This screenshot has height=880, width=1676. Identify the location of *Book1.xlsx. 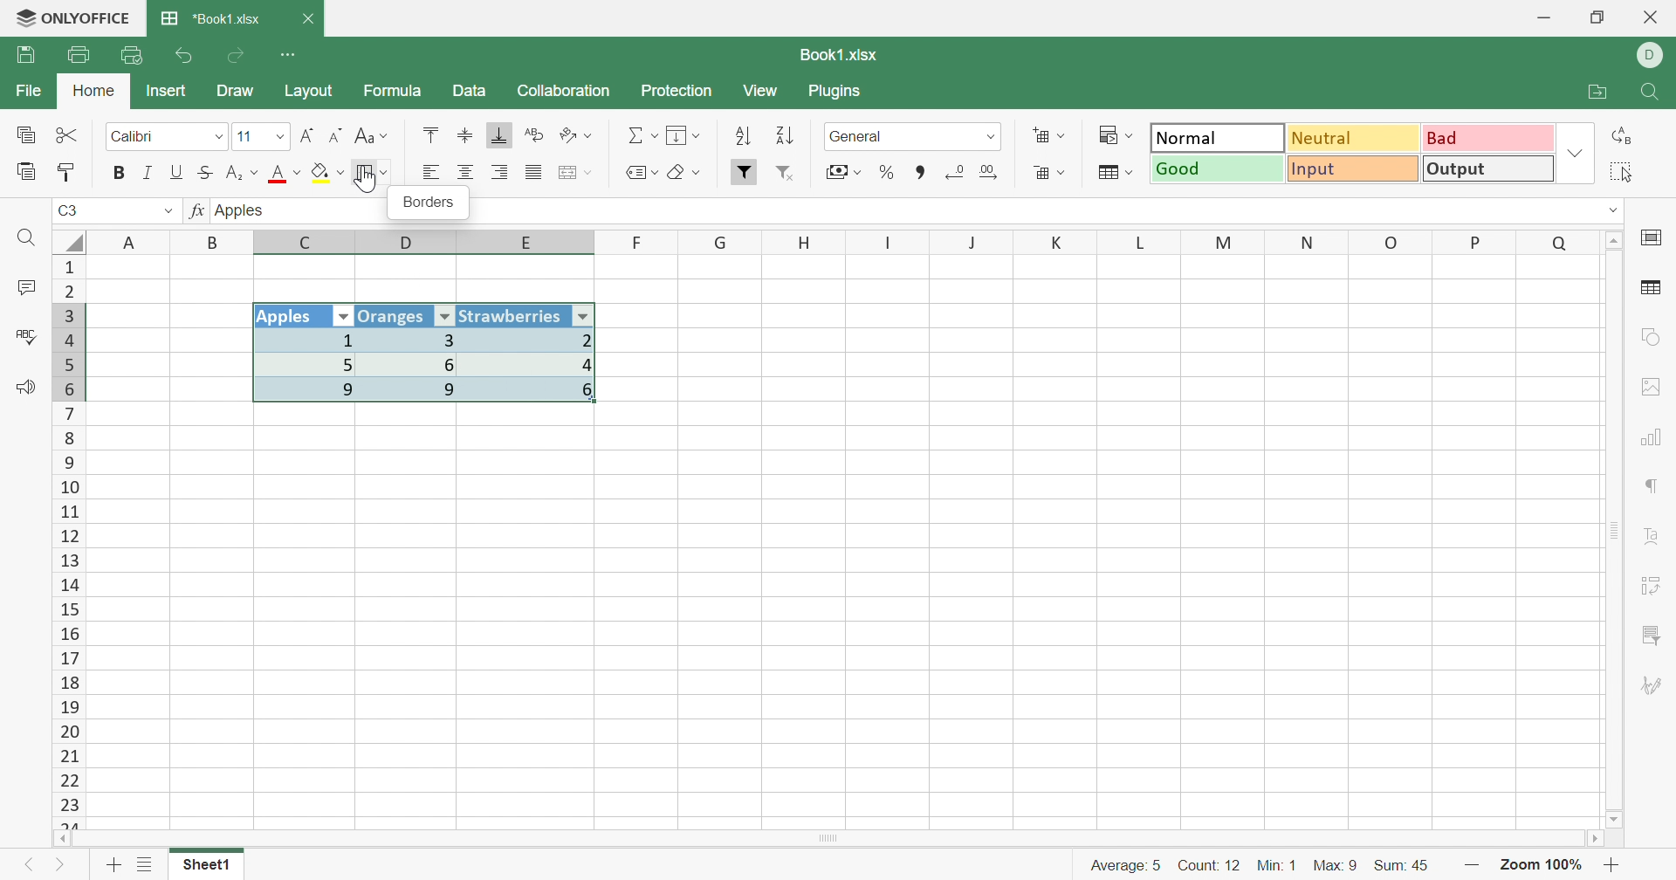
(210, 20).